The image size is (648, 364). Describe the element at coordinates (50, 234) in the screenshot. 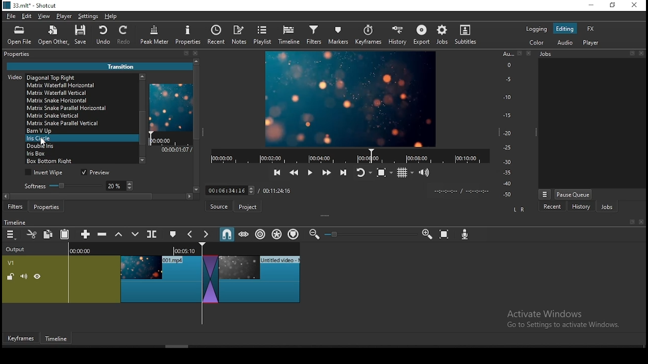

I see `copy` at that location.